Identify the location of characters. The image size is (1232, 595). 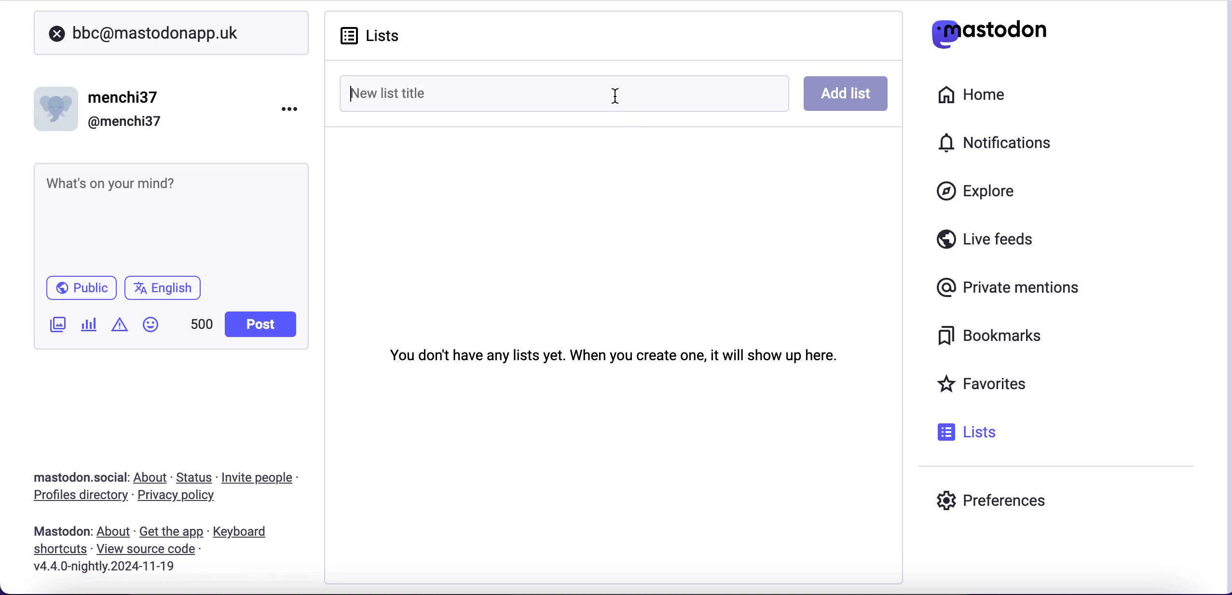
(202, 326).